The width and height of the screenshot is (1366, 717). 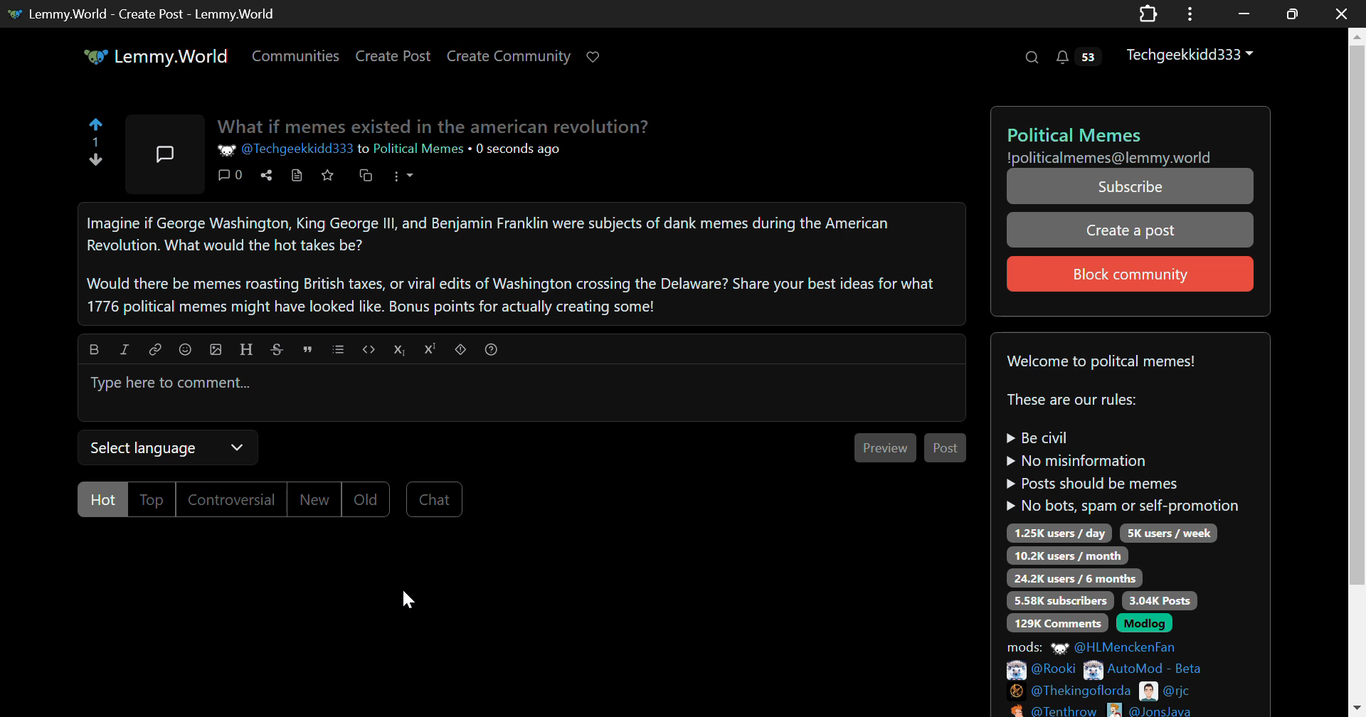 What do you see at coordinates (312, 499) in the screenshot?
I see `New Comment Filter Unselected` at bounding box center [312, 499].